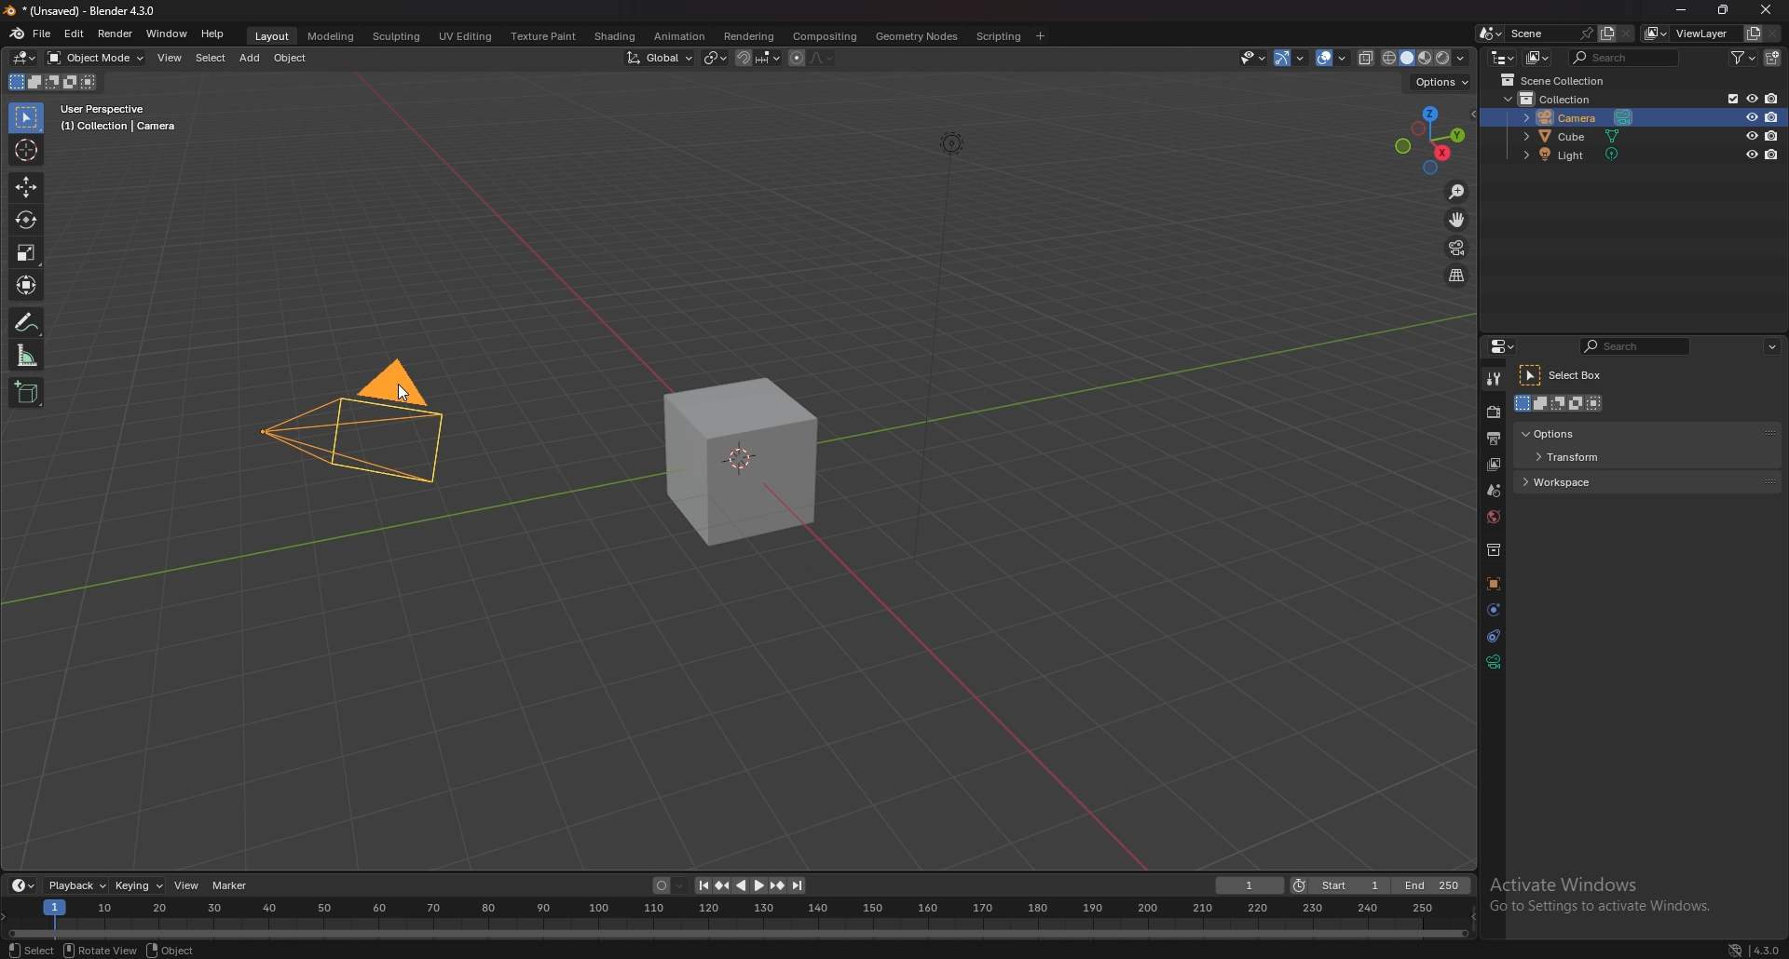 The image size is (1789, 959). I want to click on scene, so click(1495, 491).